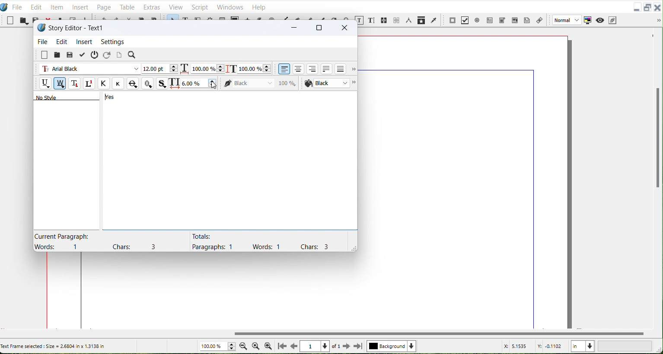 This screenshot has height=354, width=663. What do you see at coordinates (600, 20) in the screenshot?
I see `Preview Mode` at bounding box center [600, 20].